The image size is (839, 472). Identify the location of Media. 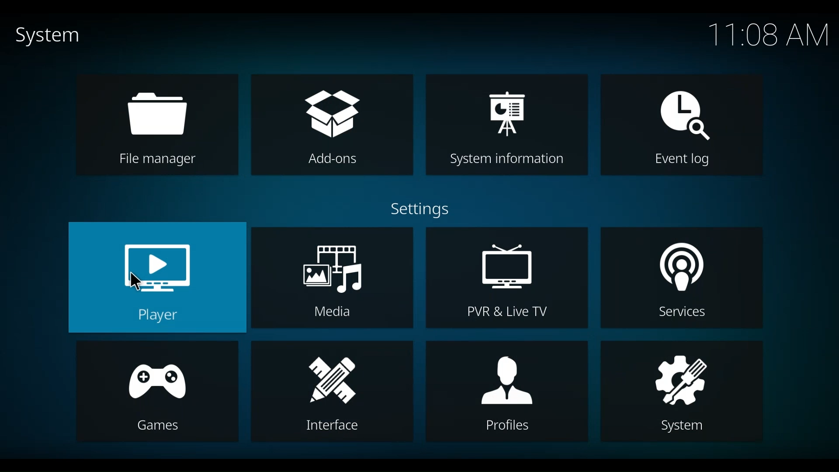
(331, 277).